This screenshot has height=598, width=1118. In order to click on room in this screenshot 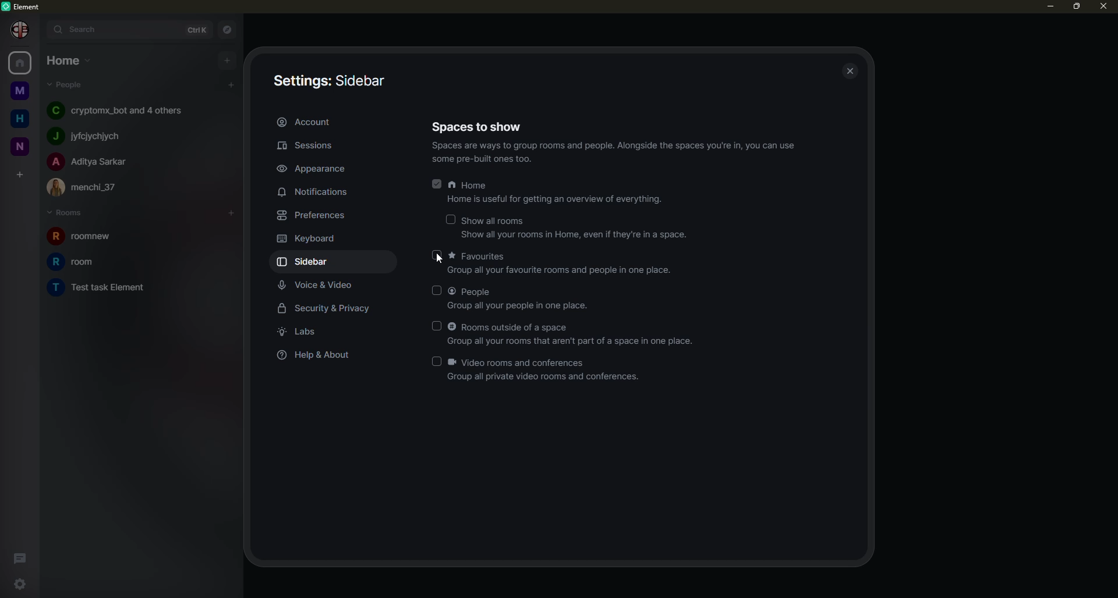, I will do `click(84, 262)`.